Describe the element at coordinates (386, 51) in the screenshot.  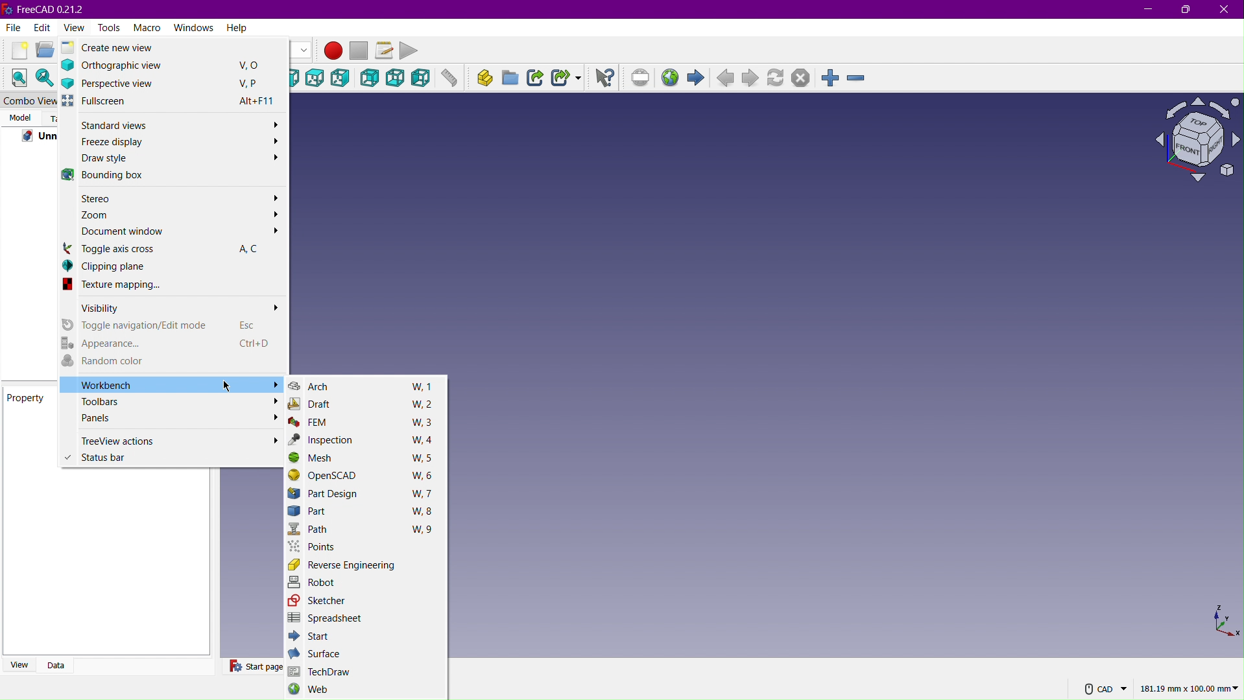
I see `Macros` at that location.